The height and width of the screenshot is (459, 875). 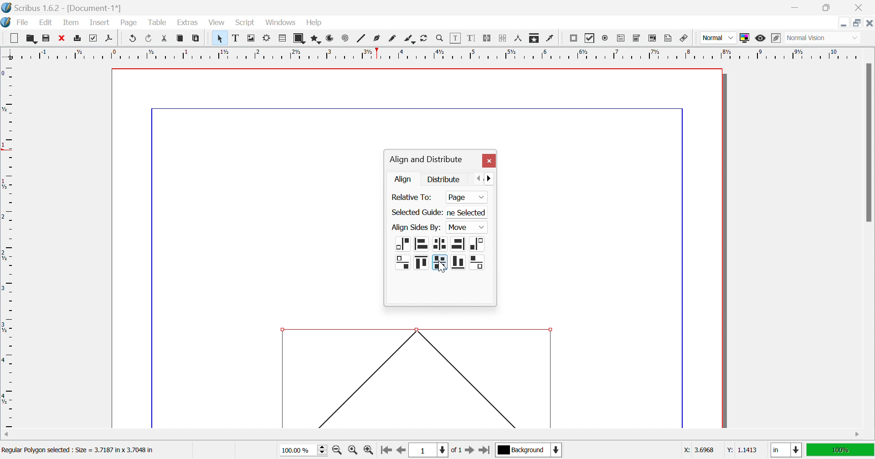 I want to click on Close, so click(x=861, y=8).